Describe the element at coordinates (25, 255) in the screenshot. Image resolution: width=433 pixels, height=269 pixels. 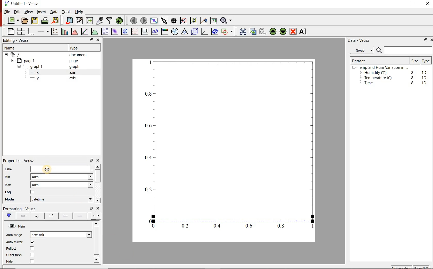
I see `Outer ticks` at that location.